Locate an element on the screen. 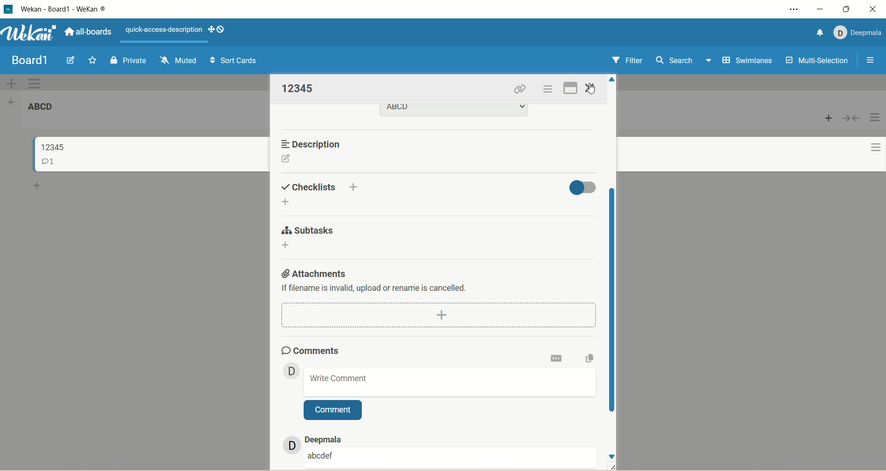 The image size is (886, 471). add is located at coordinates (288, 202).